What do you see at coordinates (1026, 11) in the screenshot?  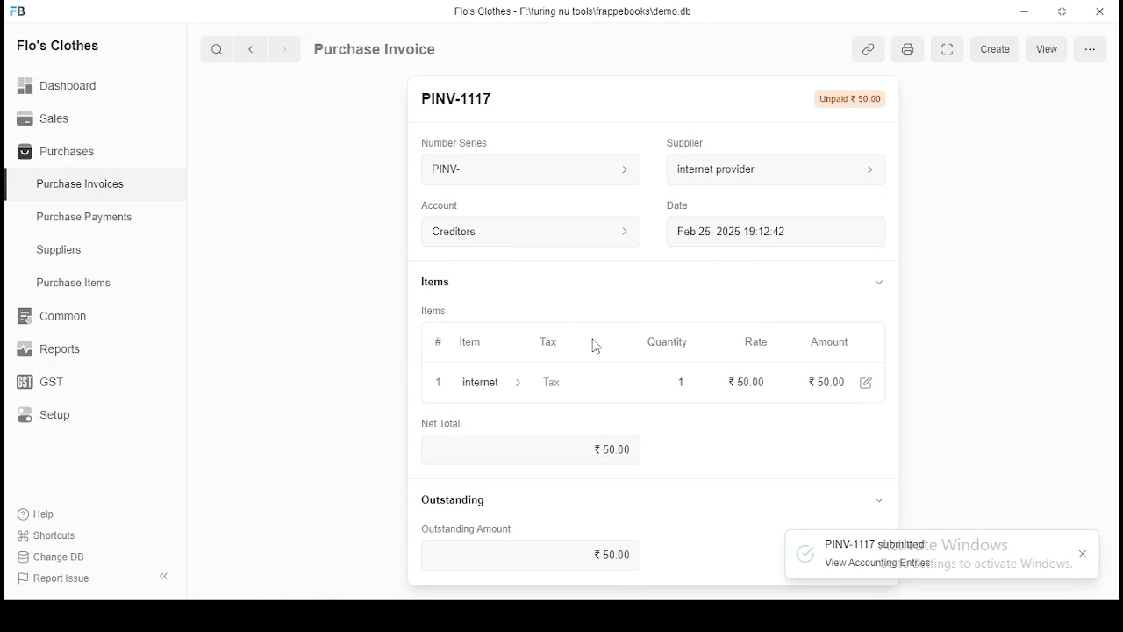 I see `minimize` at bounding box center [1026, 11].